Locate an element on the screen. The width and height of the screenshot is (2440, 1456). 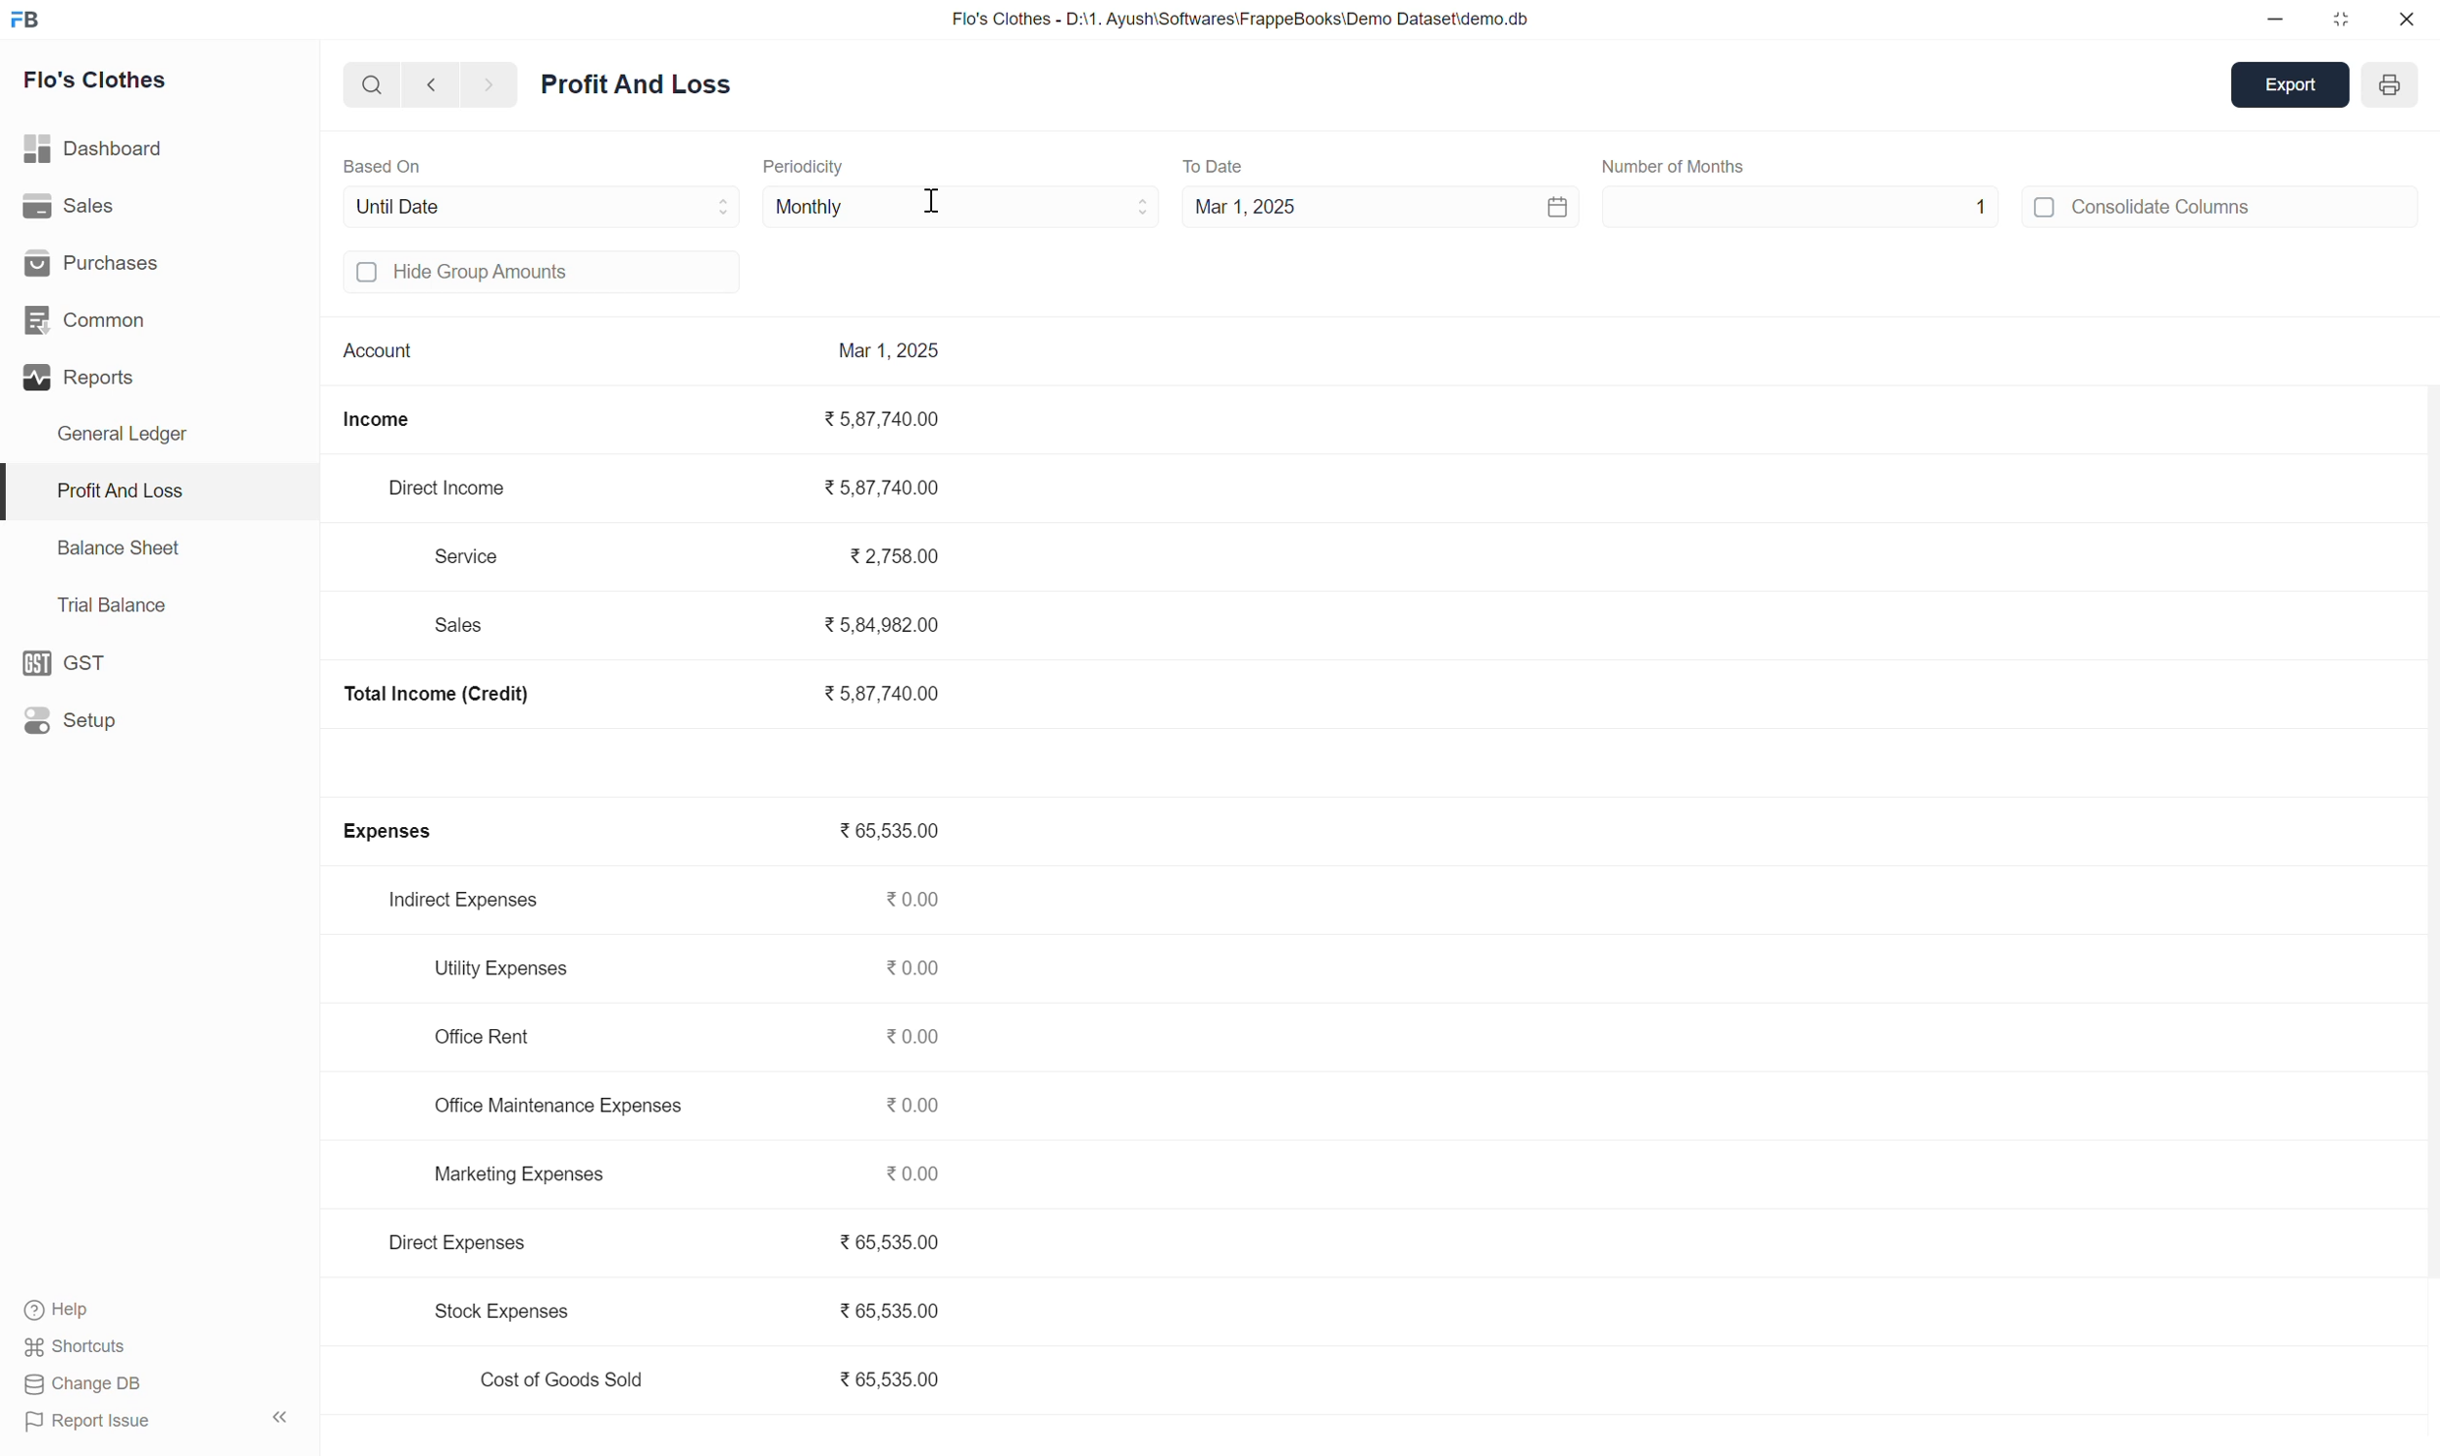
₹2,758.00 is located at coordinates (881, 559).